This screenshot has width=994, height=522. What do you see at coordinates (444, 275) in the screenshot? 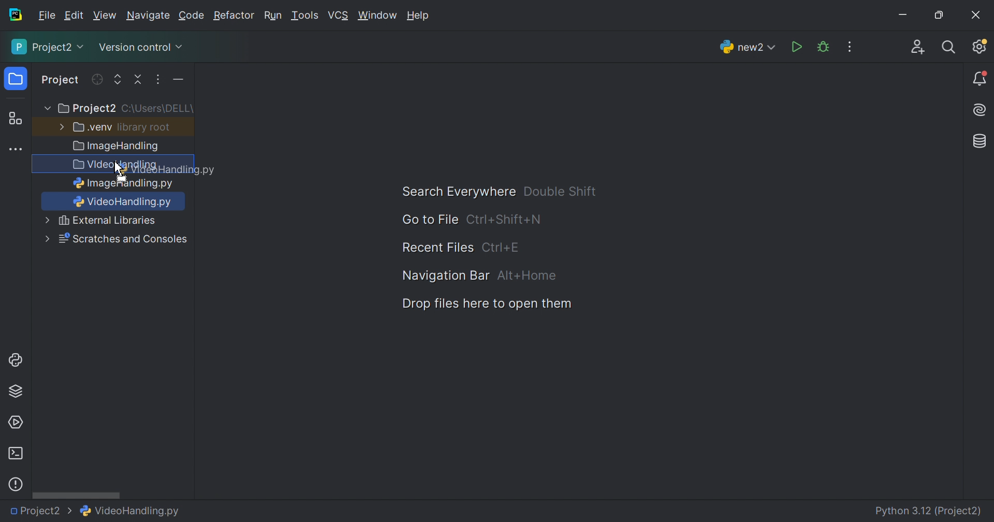
I see `Navigation Bar` at bounding box center [444, 275].